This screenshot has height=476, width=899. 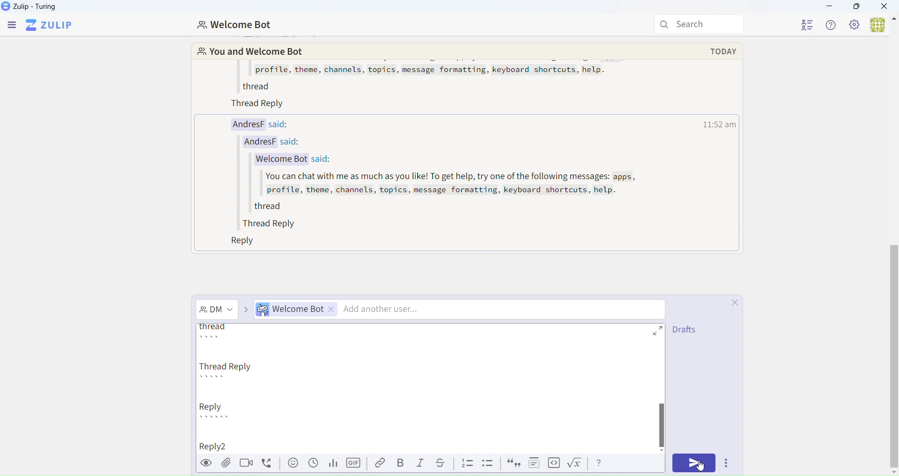 I want to click on Thread Reply, so click(x=265, y=224).